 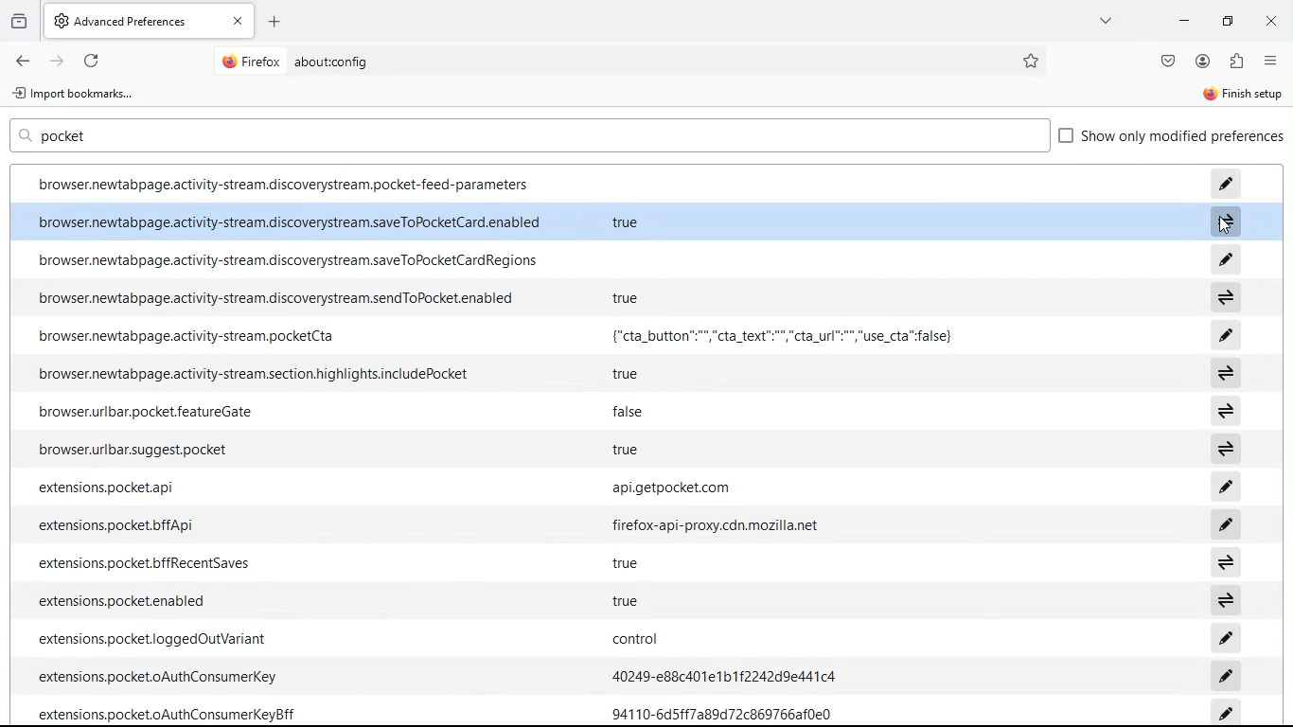 I want to click on browser.newtabpage.activity-stream.section.highlights.includePocket, so click(x=250, y=371).